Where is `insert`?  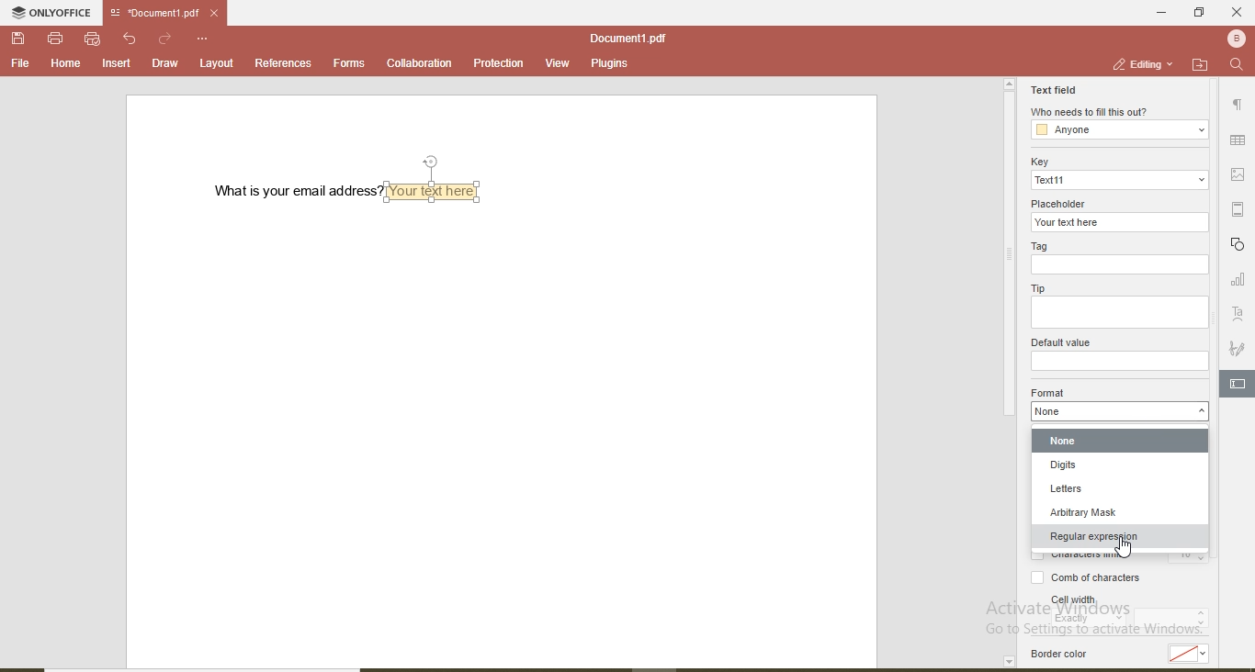 insert is located at coordinates (118, 64).